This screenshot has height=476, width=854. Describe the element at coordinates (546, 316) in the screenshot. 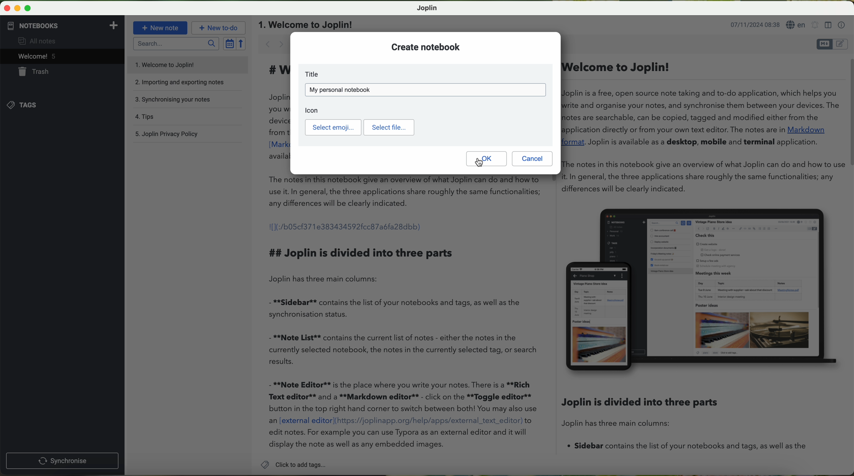

I see `workspace` at that location.